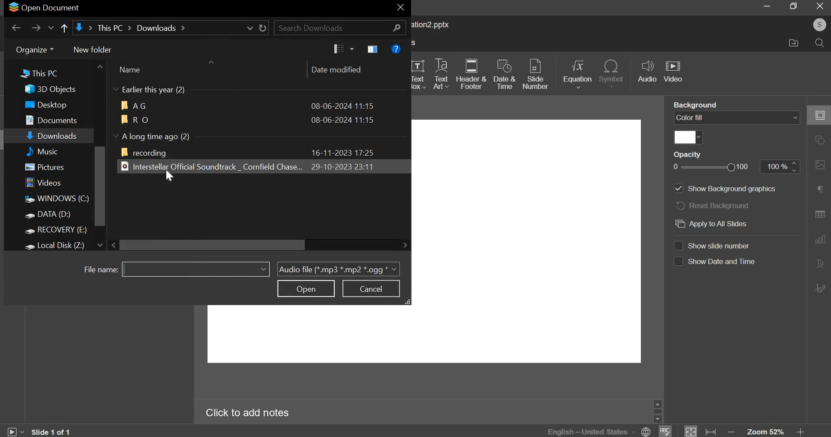  What do you see at coordinates (341, 166) in the screenshot?
I see `creation date` at bounding box center [341, 166].